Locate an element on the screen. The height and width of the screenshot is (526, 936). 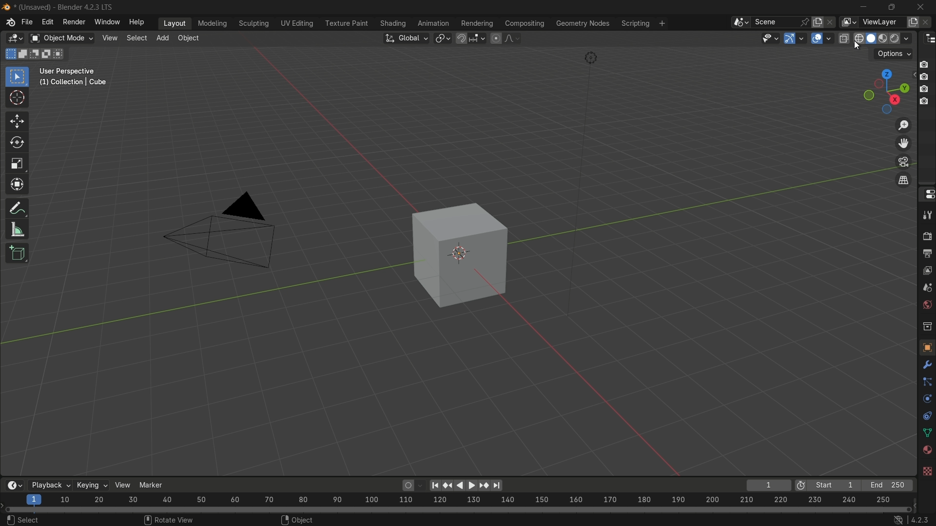
propotional editing is located at coordinates (505, 39).